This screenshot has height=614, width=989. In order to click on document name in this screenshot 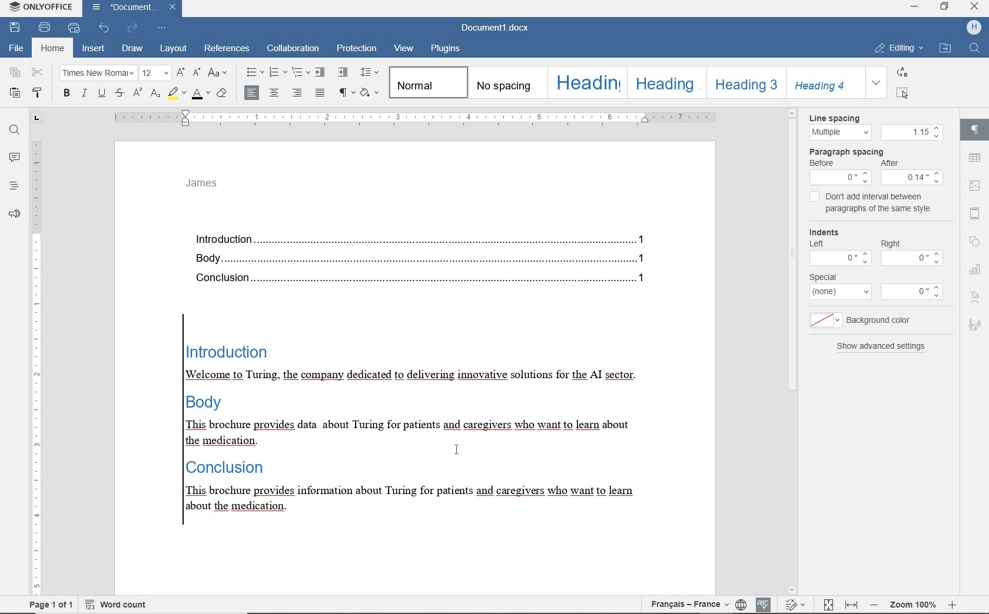, I will do `click(496, 28)`.